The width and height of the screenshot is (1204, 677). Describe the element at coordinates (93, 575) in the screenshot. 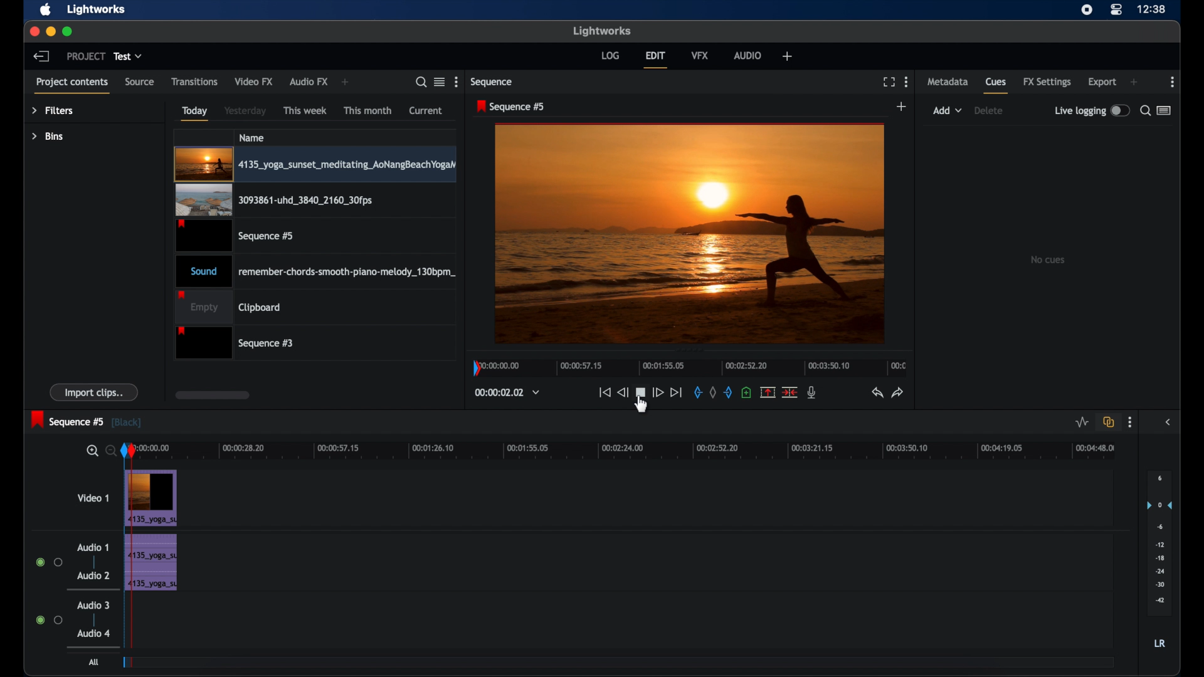

I see `audio 2` at that location.